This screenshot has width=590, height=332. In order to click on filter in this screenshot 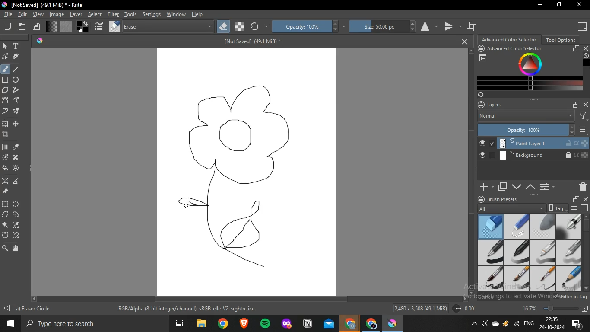, I will do `click(112, 14)`.